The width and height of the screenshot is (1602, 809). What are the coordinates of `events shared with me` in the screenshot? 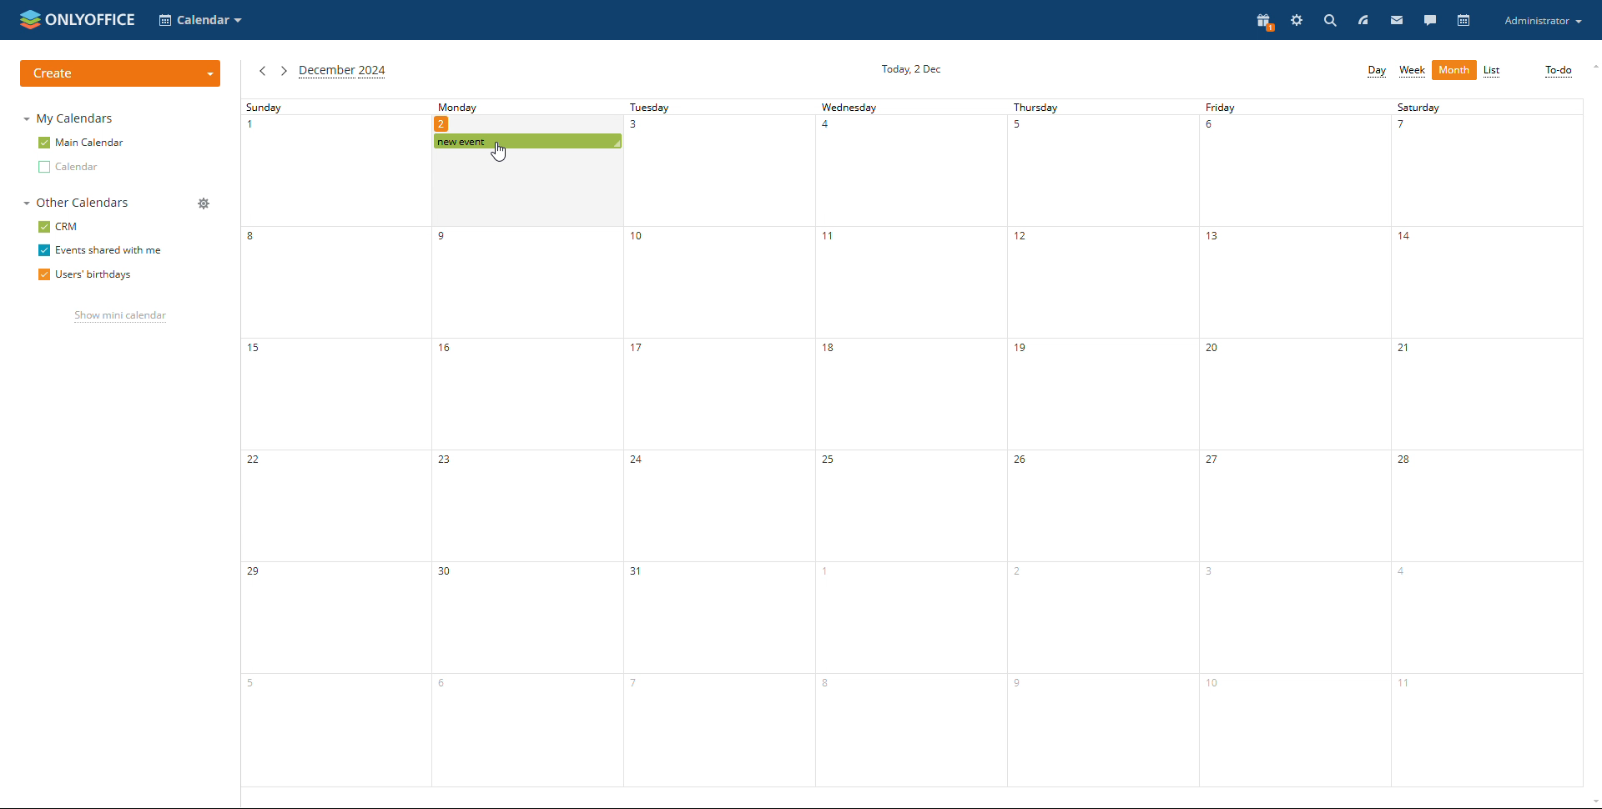 It's located at (100, 250).